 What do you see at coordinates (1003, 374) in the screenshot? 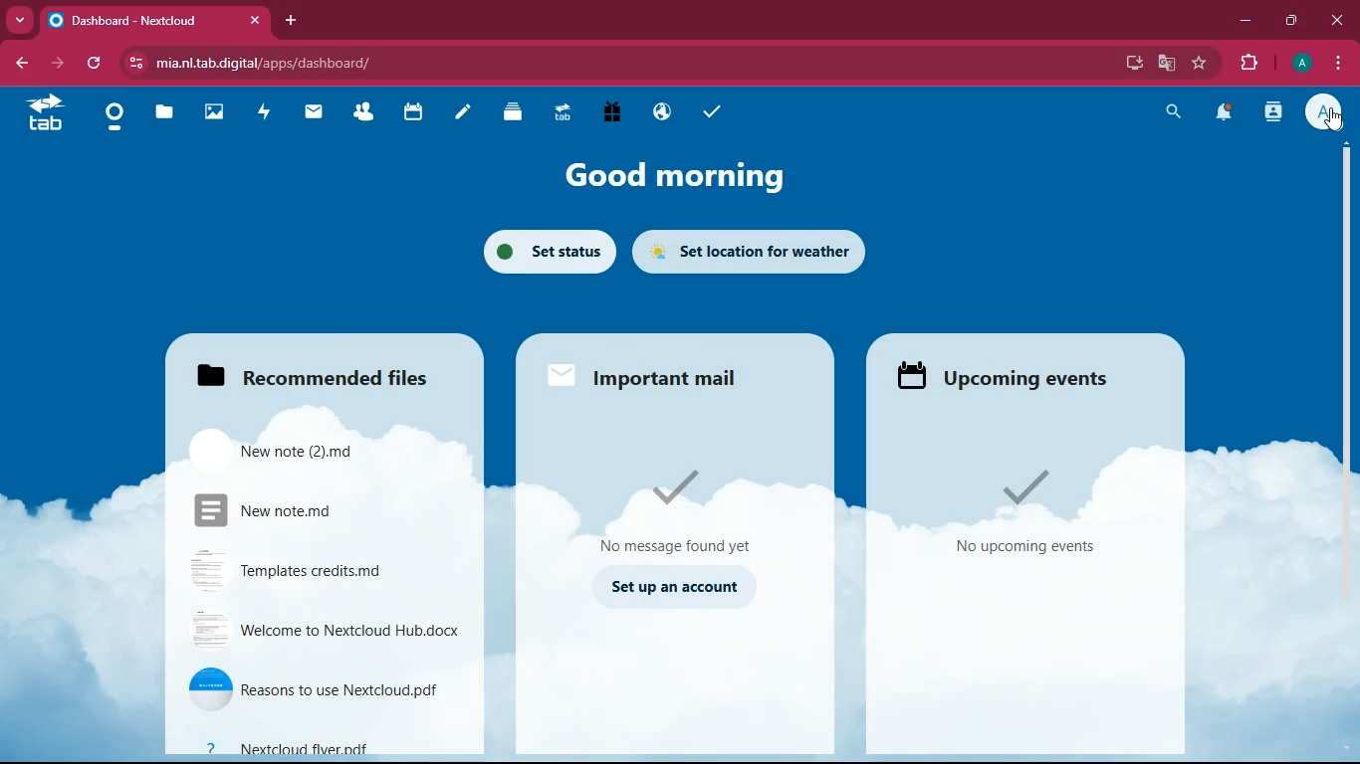
I see `events` at bounding box center [1003, 374].